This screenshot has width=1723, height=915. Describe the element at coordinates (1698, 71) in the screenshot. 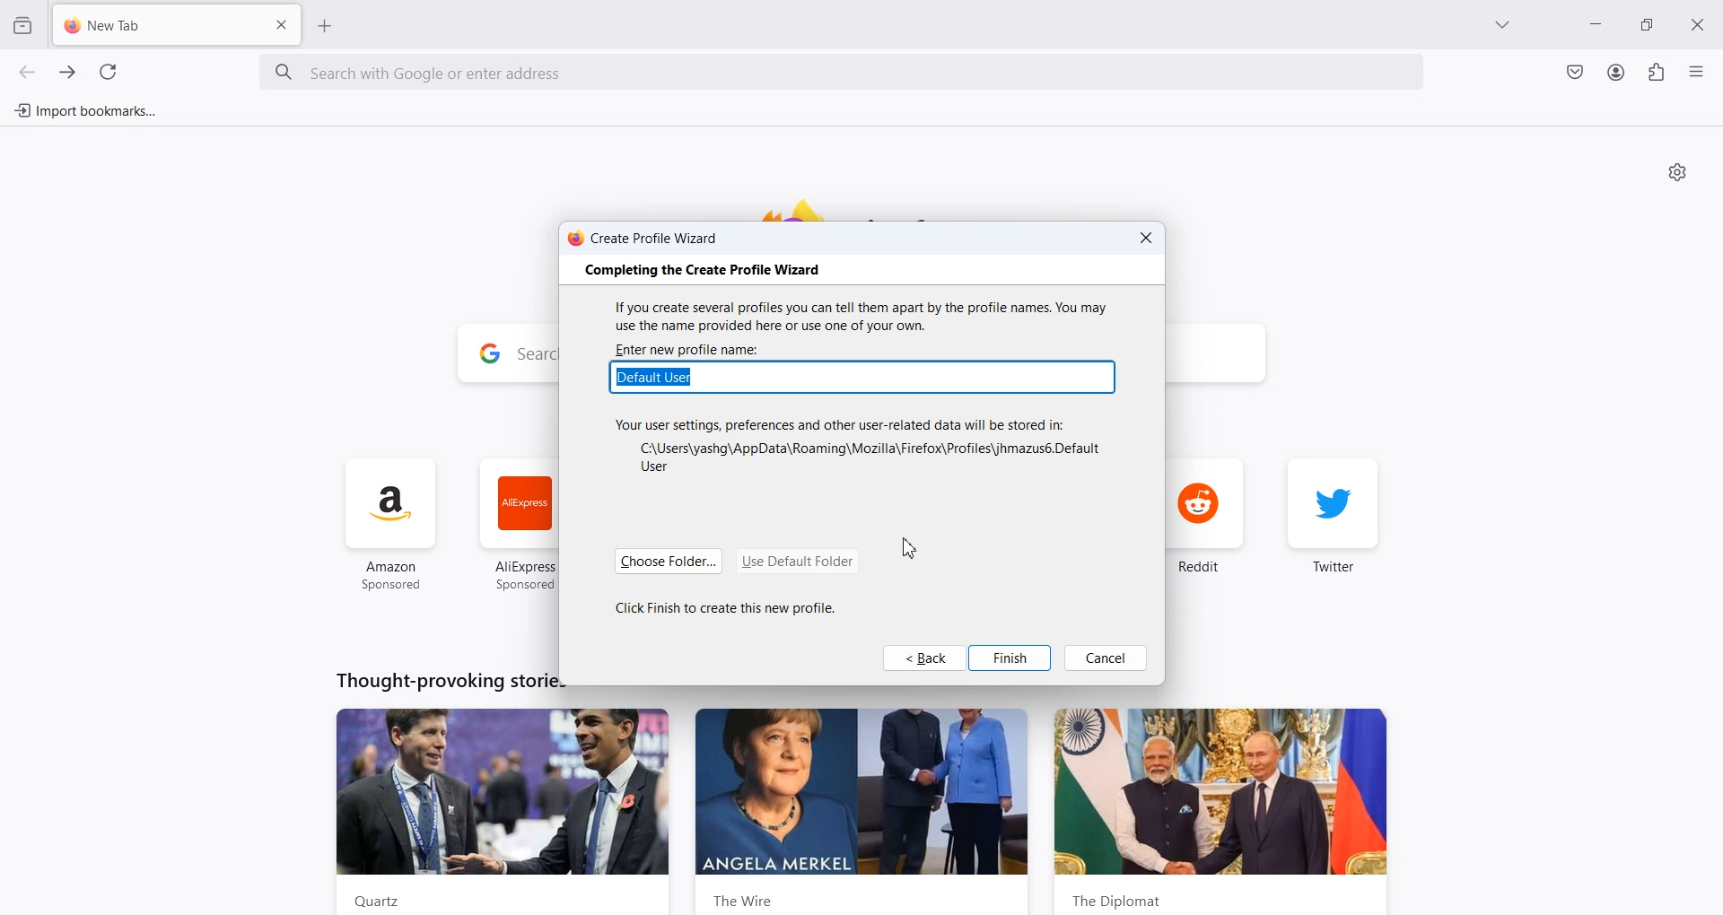

I see `Open Application menu` at that location.